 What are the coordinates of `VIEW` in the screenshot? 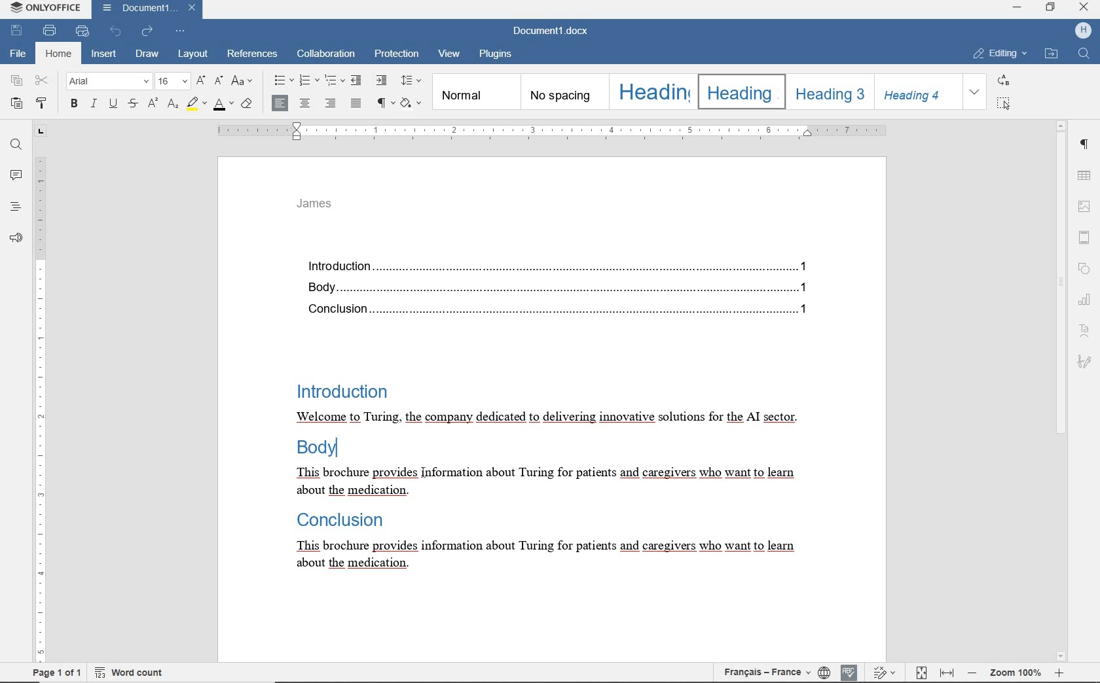 It's located at (449, 56).